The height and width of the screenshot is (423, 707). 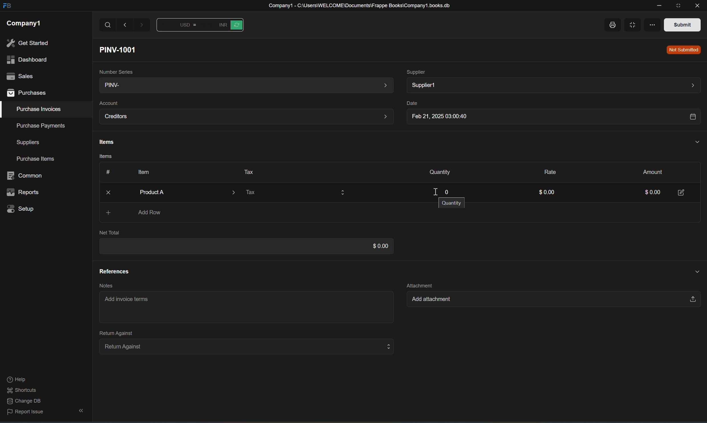 I want to click on 0, so click(x=446, y=191).